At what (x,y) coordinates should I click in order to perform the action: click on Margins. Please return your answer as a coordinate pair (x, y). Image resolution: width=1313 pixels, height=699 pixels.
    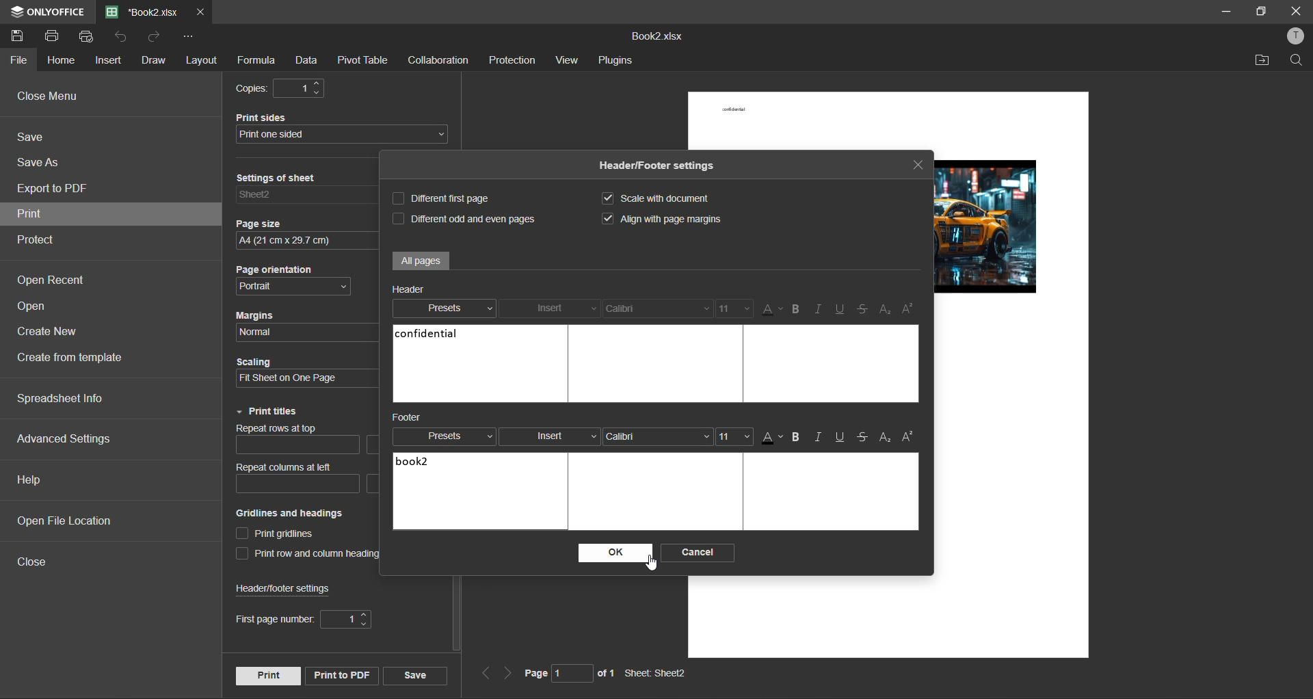
    Looking at the image, I should click on (261, 315).